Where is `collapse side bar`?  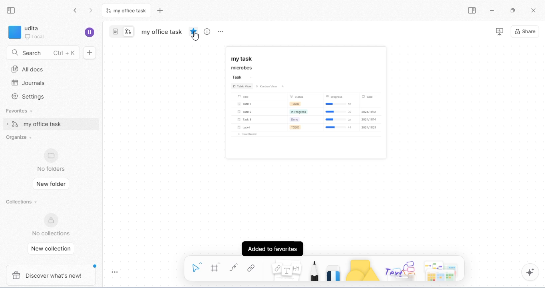
collapse side bar is located at coordinates (12, 11).